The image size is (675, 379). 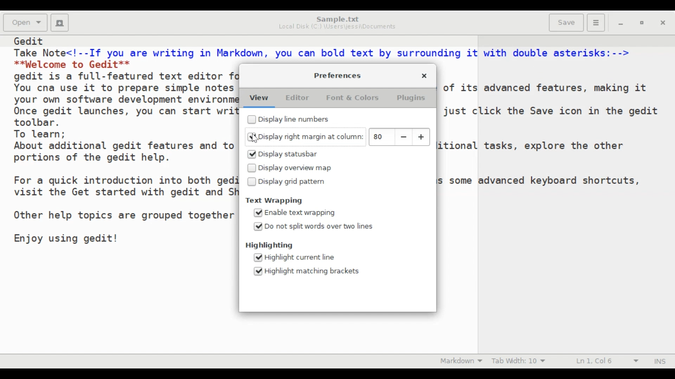 What do you see at coordinates (287, 182) in the screenshot?
I see `(un)select Display grid pattern` at bounding box center [287, 182].